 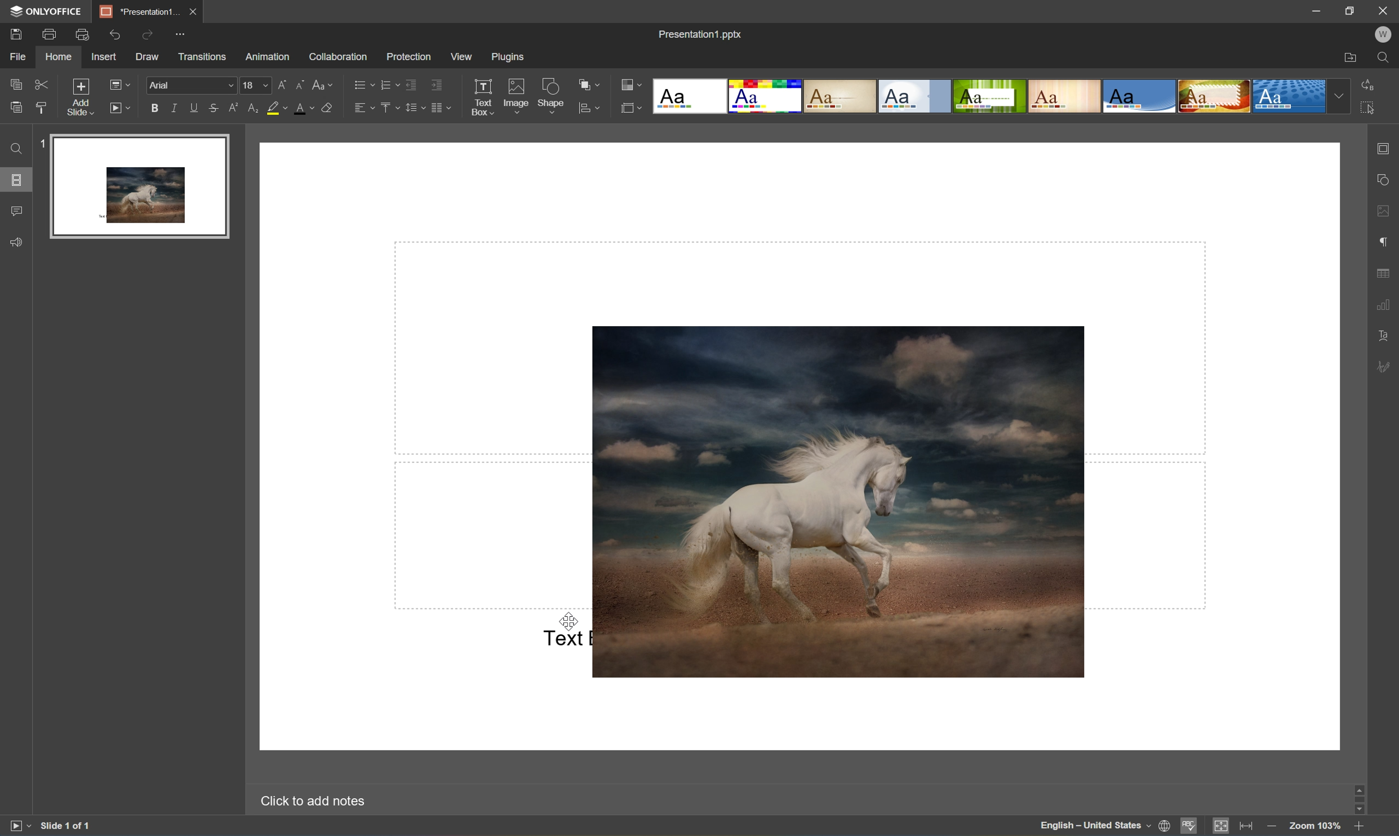 What do you see at coordinates (552, 97) in the screenshot?
I see `Shape` at bounding box center [552, 97].